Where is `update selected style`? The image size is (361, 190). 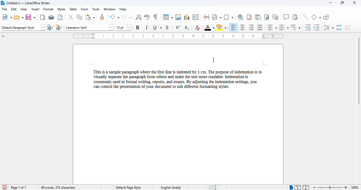 update selected style is located at coordinates (50, 27).